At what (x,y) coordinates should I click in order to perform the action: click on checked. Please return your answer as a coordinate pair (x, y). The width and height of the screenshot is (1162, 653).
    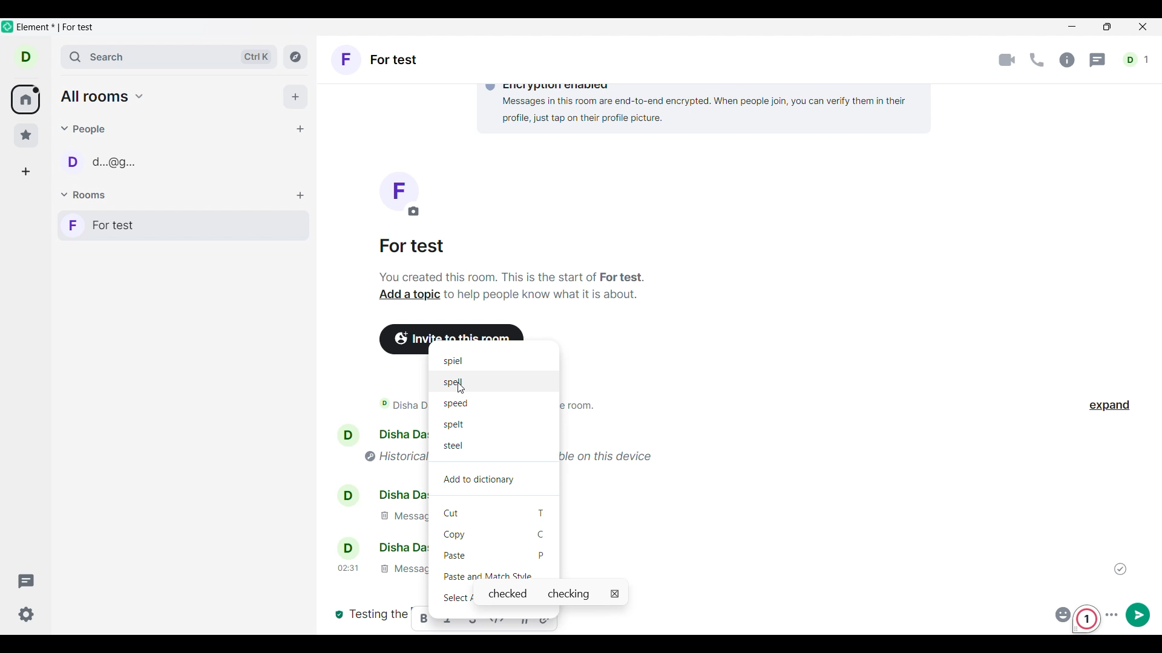
    Looking at the image, I should click on (507, 594).